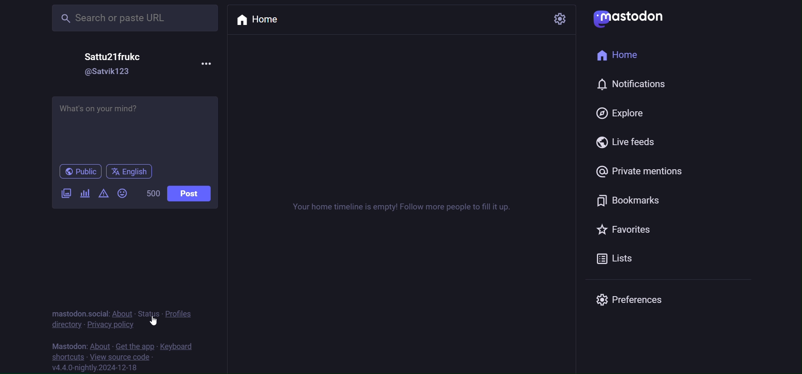 The width and height of the screenshot is (802, 374). What do you see at coordinates (631, 301) in the screenshot?
I see `Preferences` at bounding box center [631, 301].